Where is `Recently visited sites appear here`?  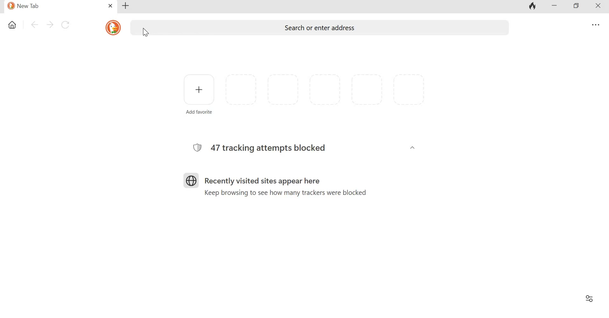
Recently visited sites appear here is located at coordinates (260, 177).